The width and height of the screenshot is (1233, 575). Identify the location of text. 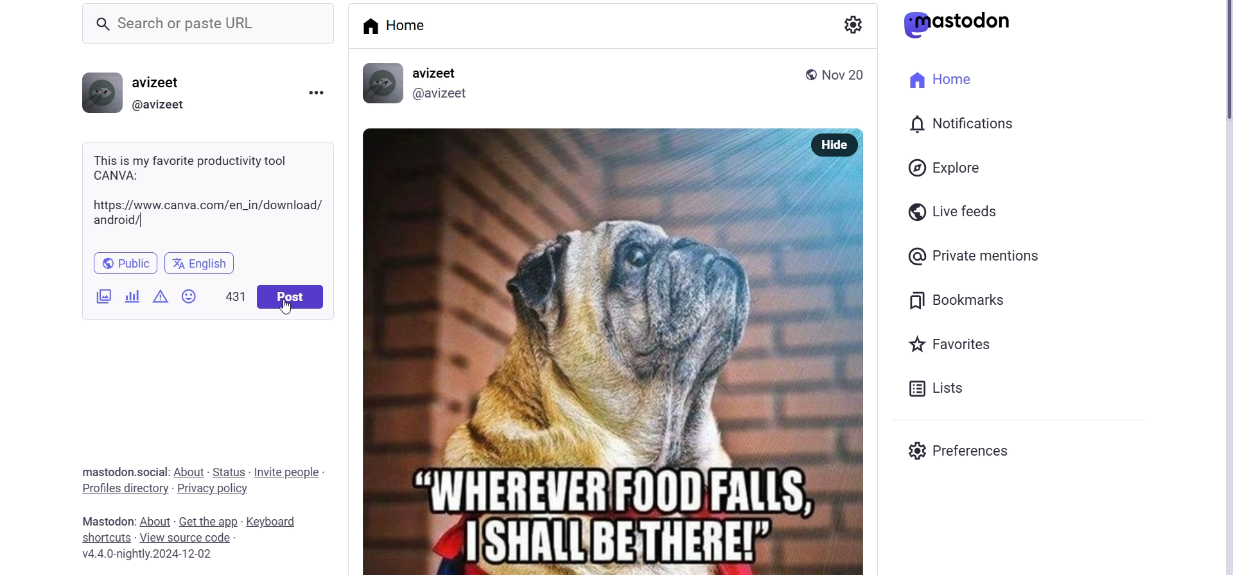
(99, 521).